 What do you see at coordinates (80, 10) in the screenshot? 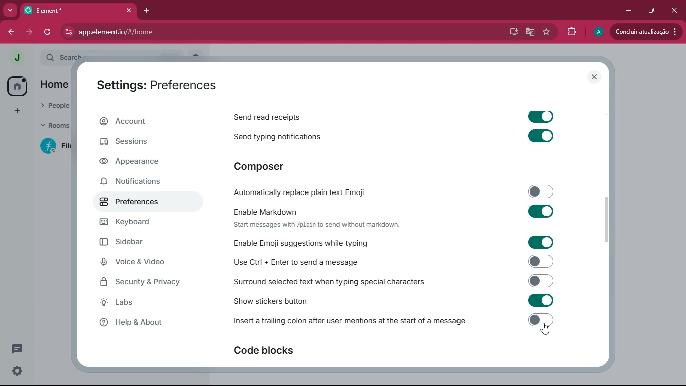
I see `element` at bounding box center [80, 10].